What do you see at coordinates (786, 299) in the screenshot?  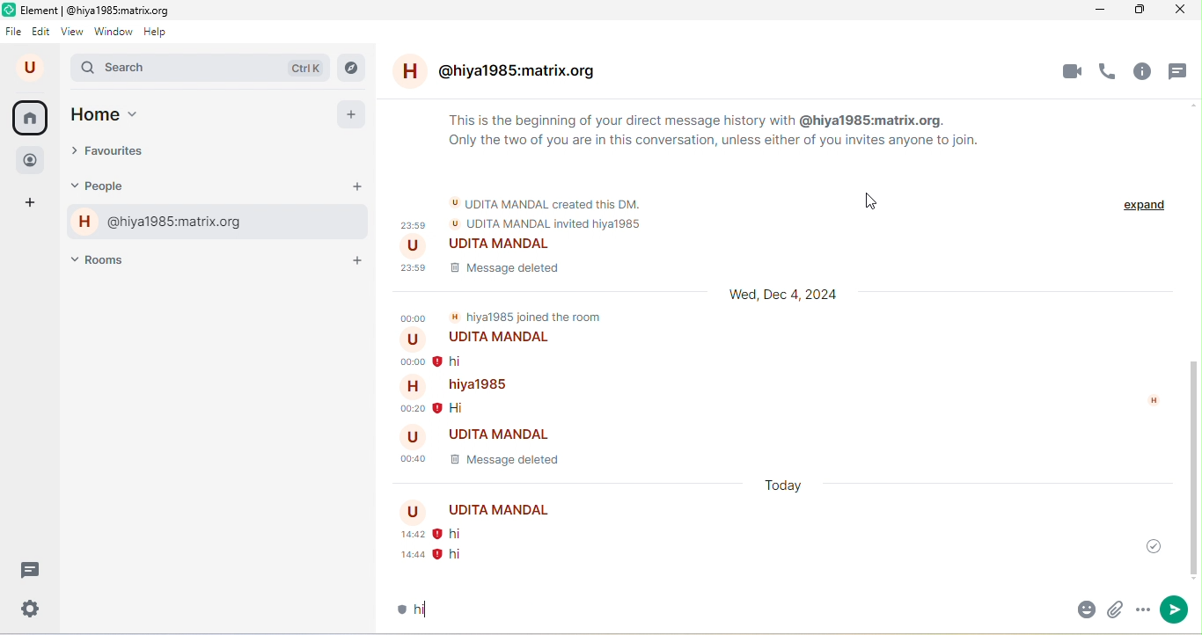 I see `wed,dec 4,2024` at bounding box center [786, 299].